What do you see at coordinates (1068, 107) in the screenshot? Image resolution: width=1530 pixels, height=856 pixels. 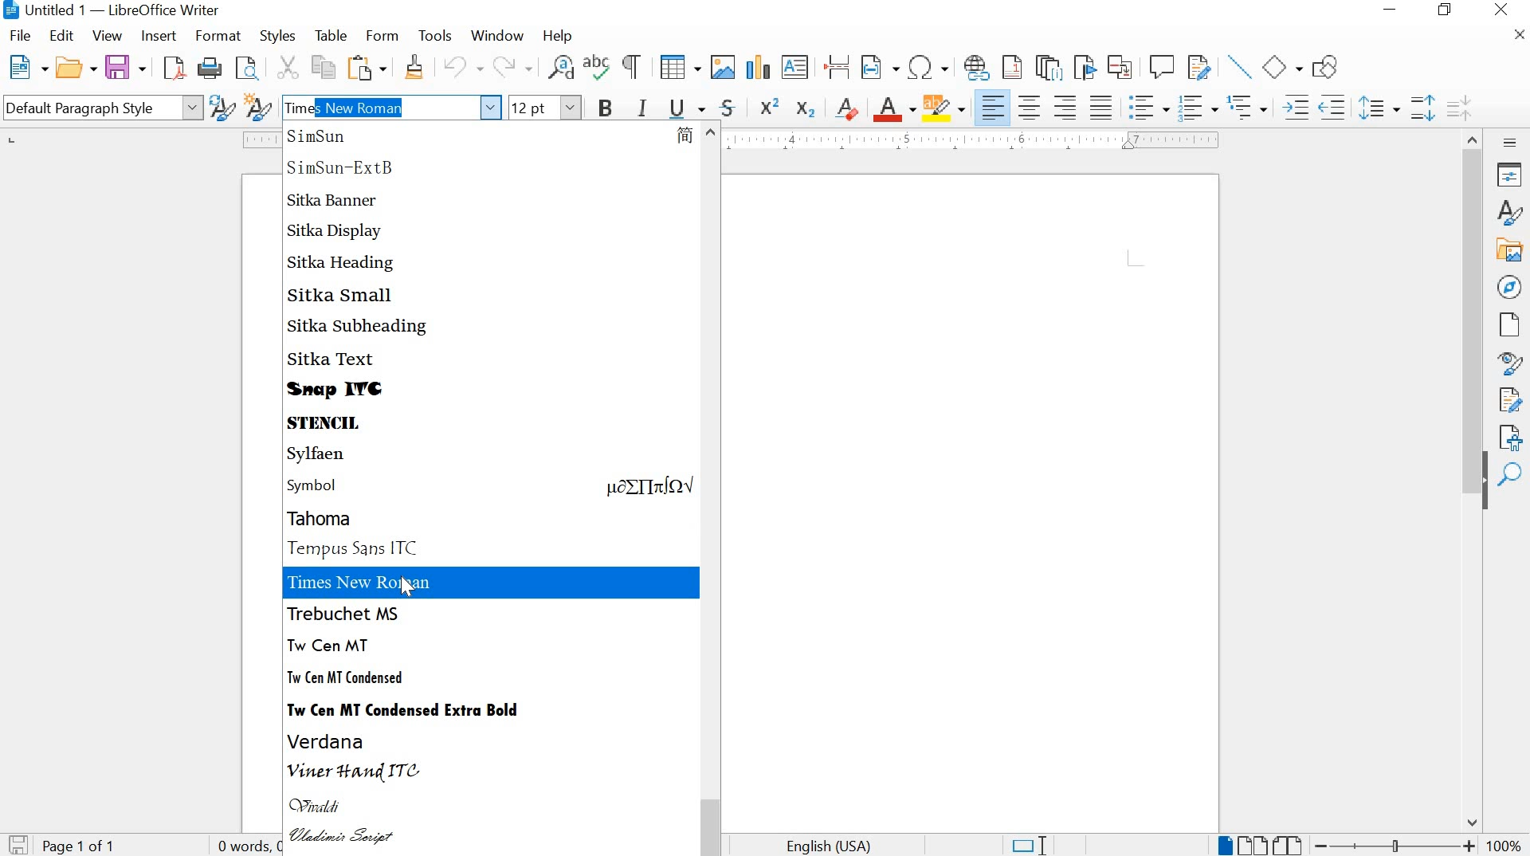 I see `ALIGN RIGHT` at bounding box center [1068, 107].